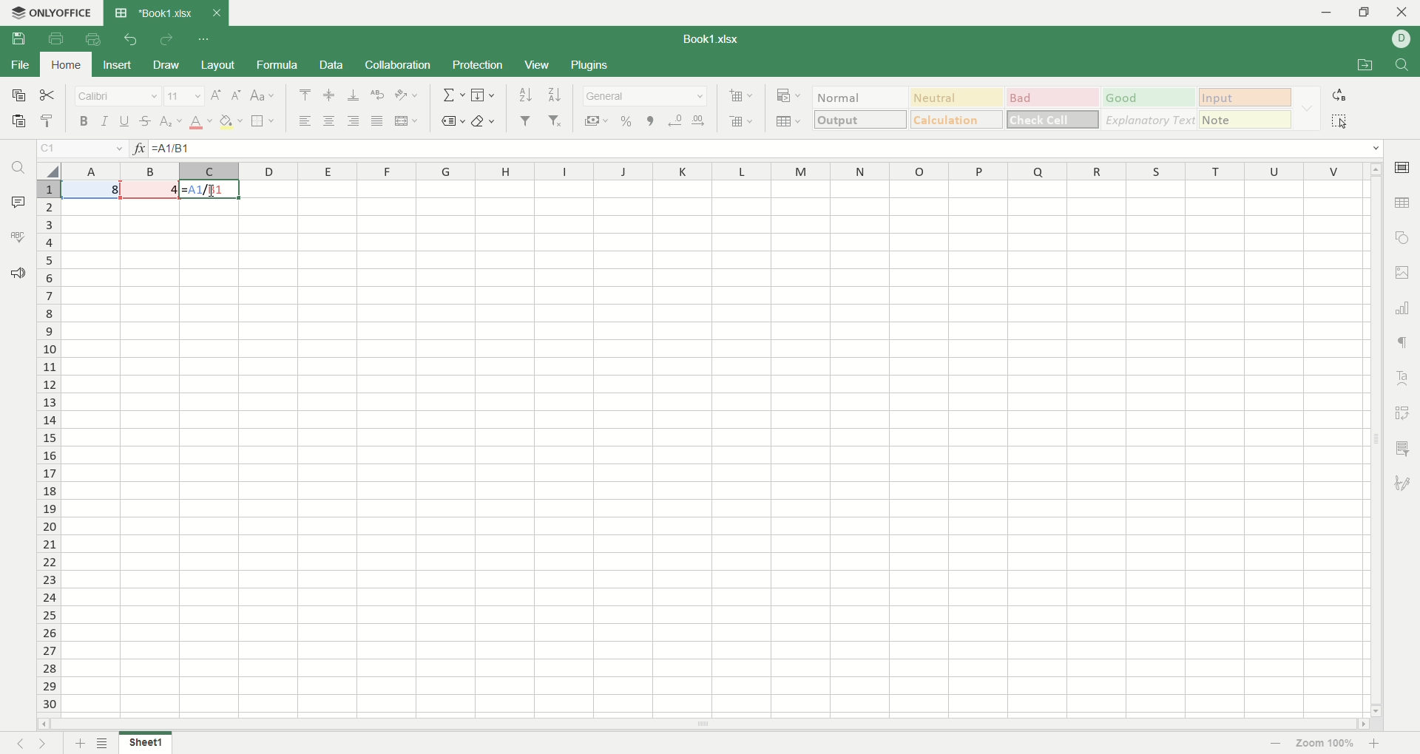  Describe the element at coordinates (556, 95) in the screenshot. I see `sort descending` at that location.